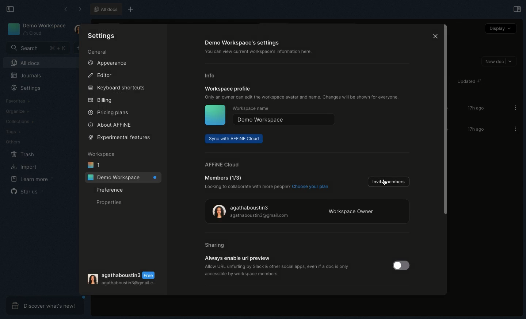 Image resolution: width=526 pixels, height=319 pixels. I want to click on Sync with AFFINE cloud, so click(234, 139).